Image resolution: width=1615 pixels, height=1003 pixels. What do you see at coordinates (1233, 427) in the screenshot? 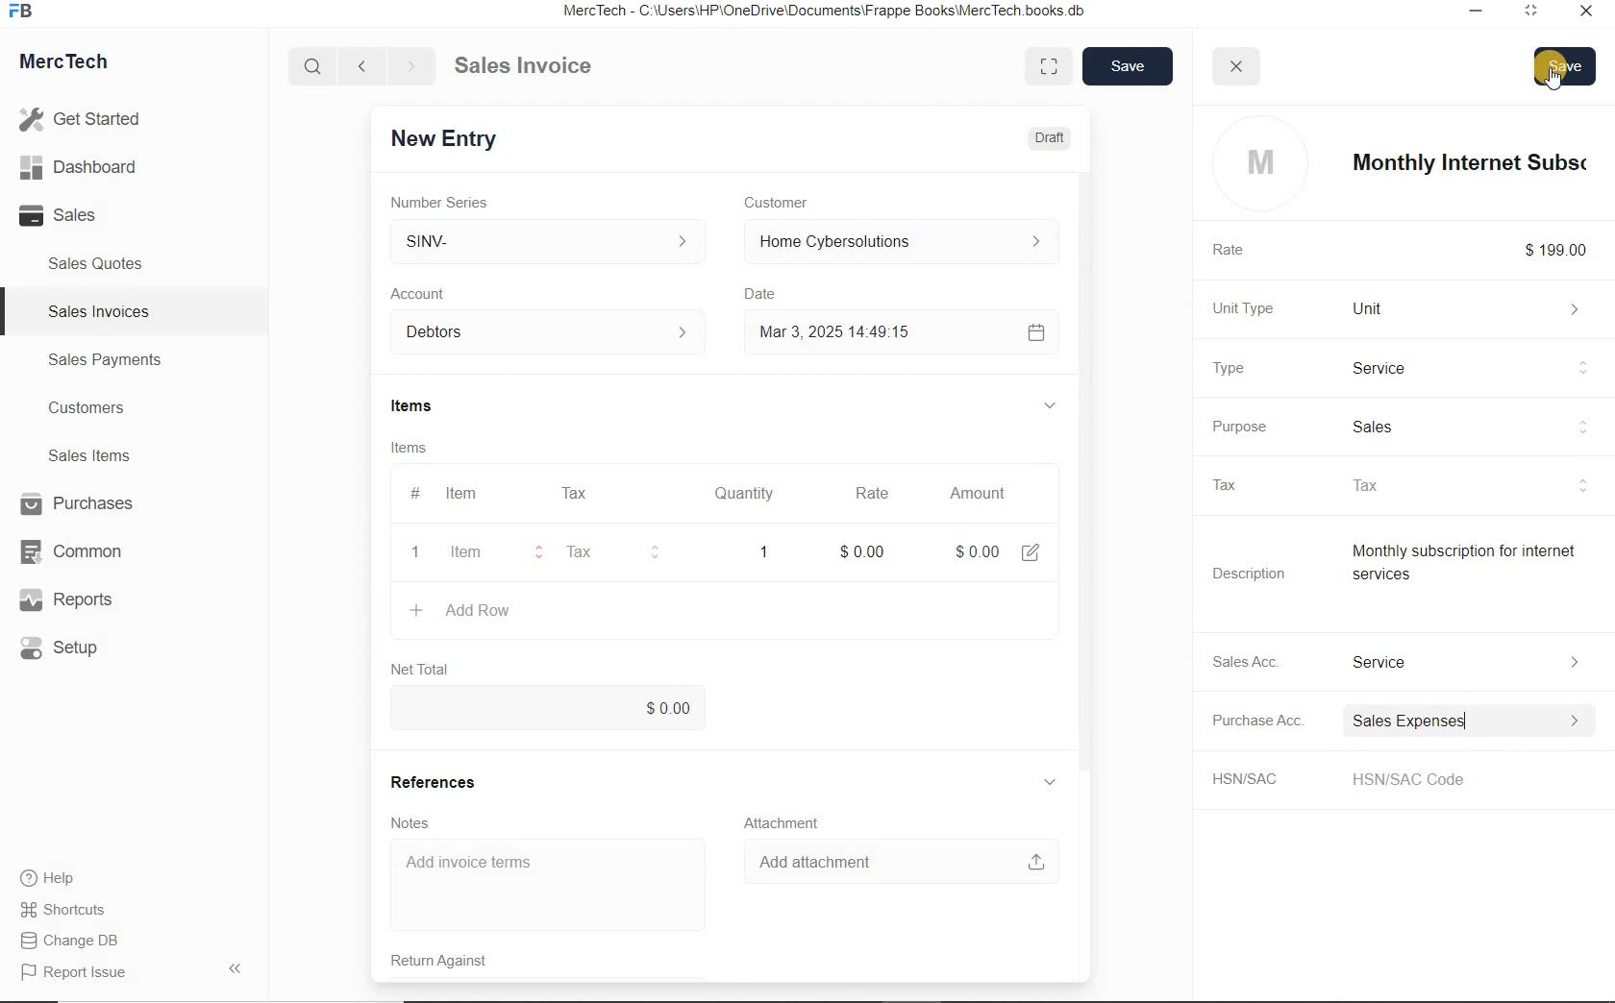
I see `Purpose` at bounding box center [1233, 427].